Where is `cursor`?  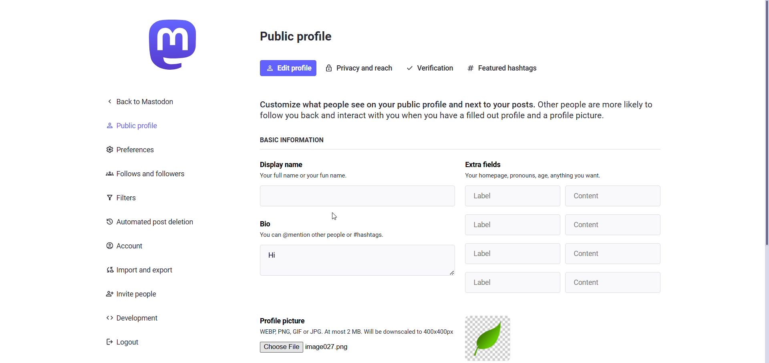 cursor is located at coordinates (333, 218).